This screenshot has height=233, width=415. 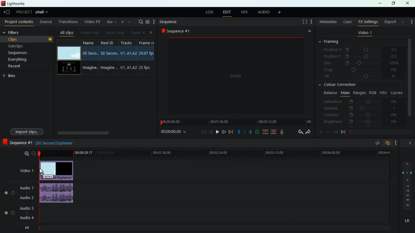 What do you see at coordinates (16, 33) in the screenshot?
I see `filters` at bounding box center [16, 33].